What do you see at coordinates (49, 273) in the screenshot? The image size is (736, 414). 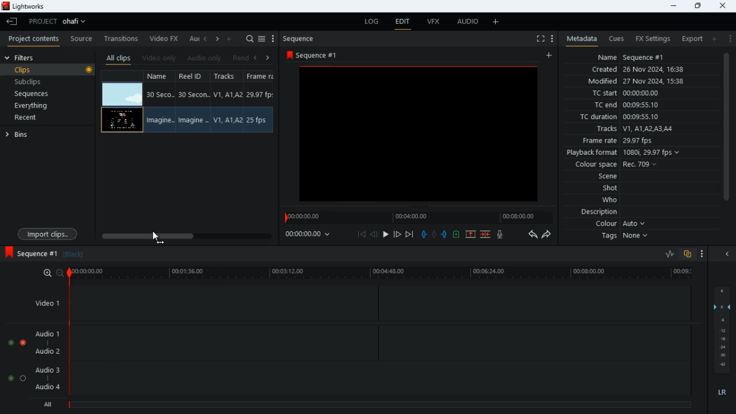 I see `zoom` at bounding box center [49, 273].